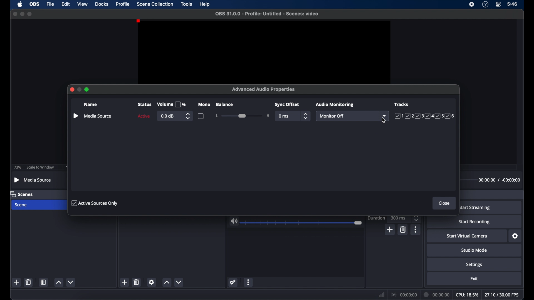 This screenshot has width=534, height=300. Describe the element at coordinates (474, 264) in the screenshot. I see `settings` at that location.